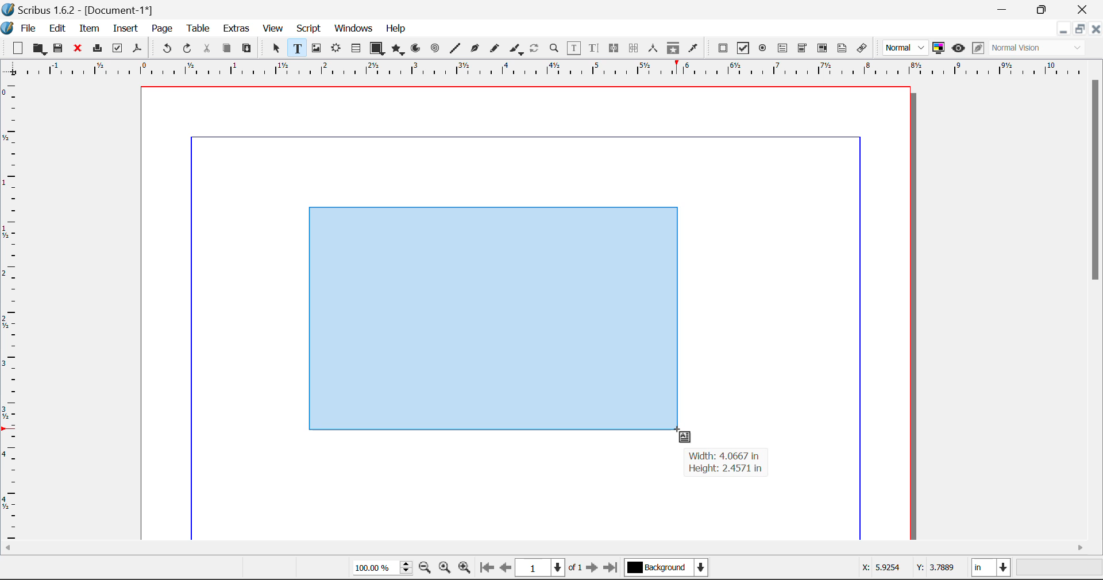  Describe the element at coordinates (555, 48) in the screenshot. I see `Zoom` at that location.